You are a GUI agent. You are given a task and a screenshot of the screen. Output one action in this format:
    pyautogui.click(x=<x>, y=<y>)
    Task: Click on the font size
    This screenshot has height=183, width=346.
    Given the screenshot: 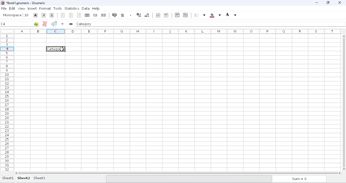 What is the action you would take?
    pyautogui.click(x=26, y=15)
    